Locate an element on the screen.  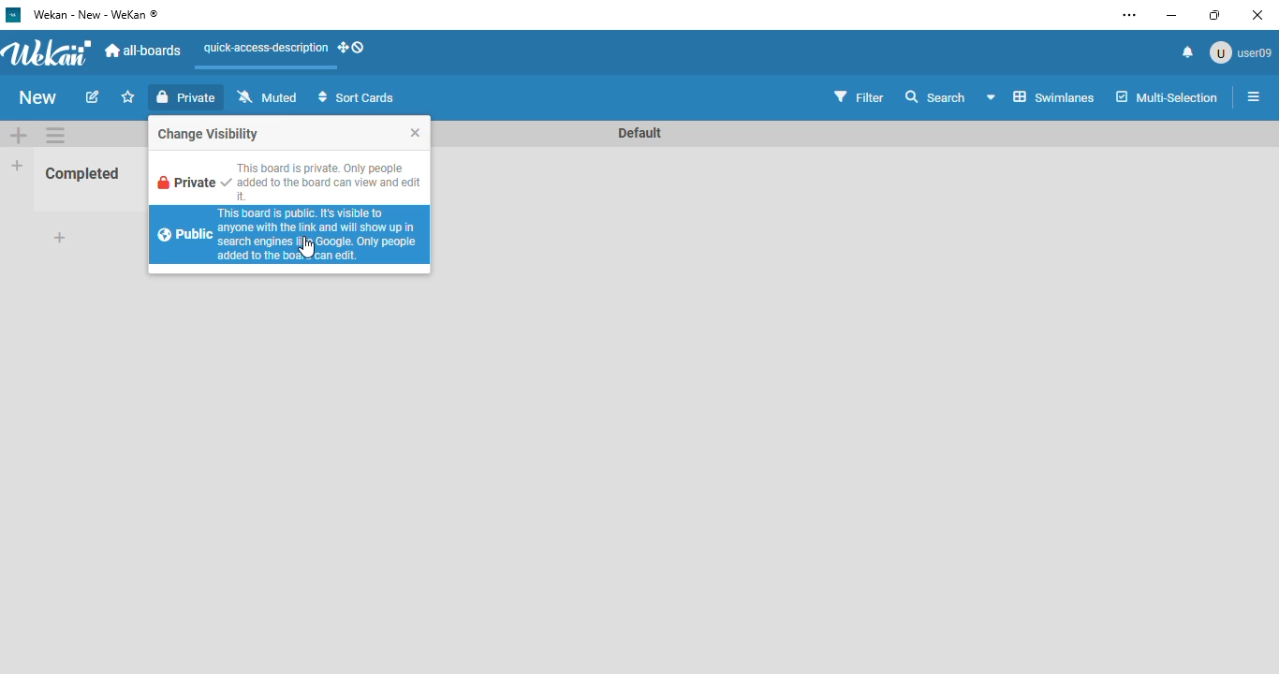
swimlane name is located at coordinates (637, 133).